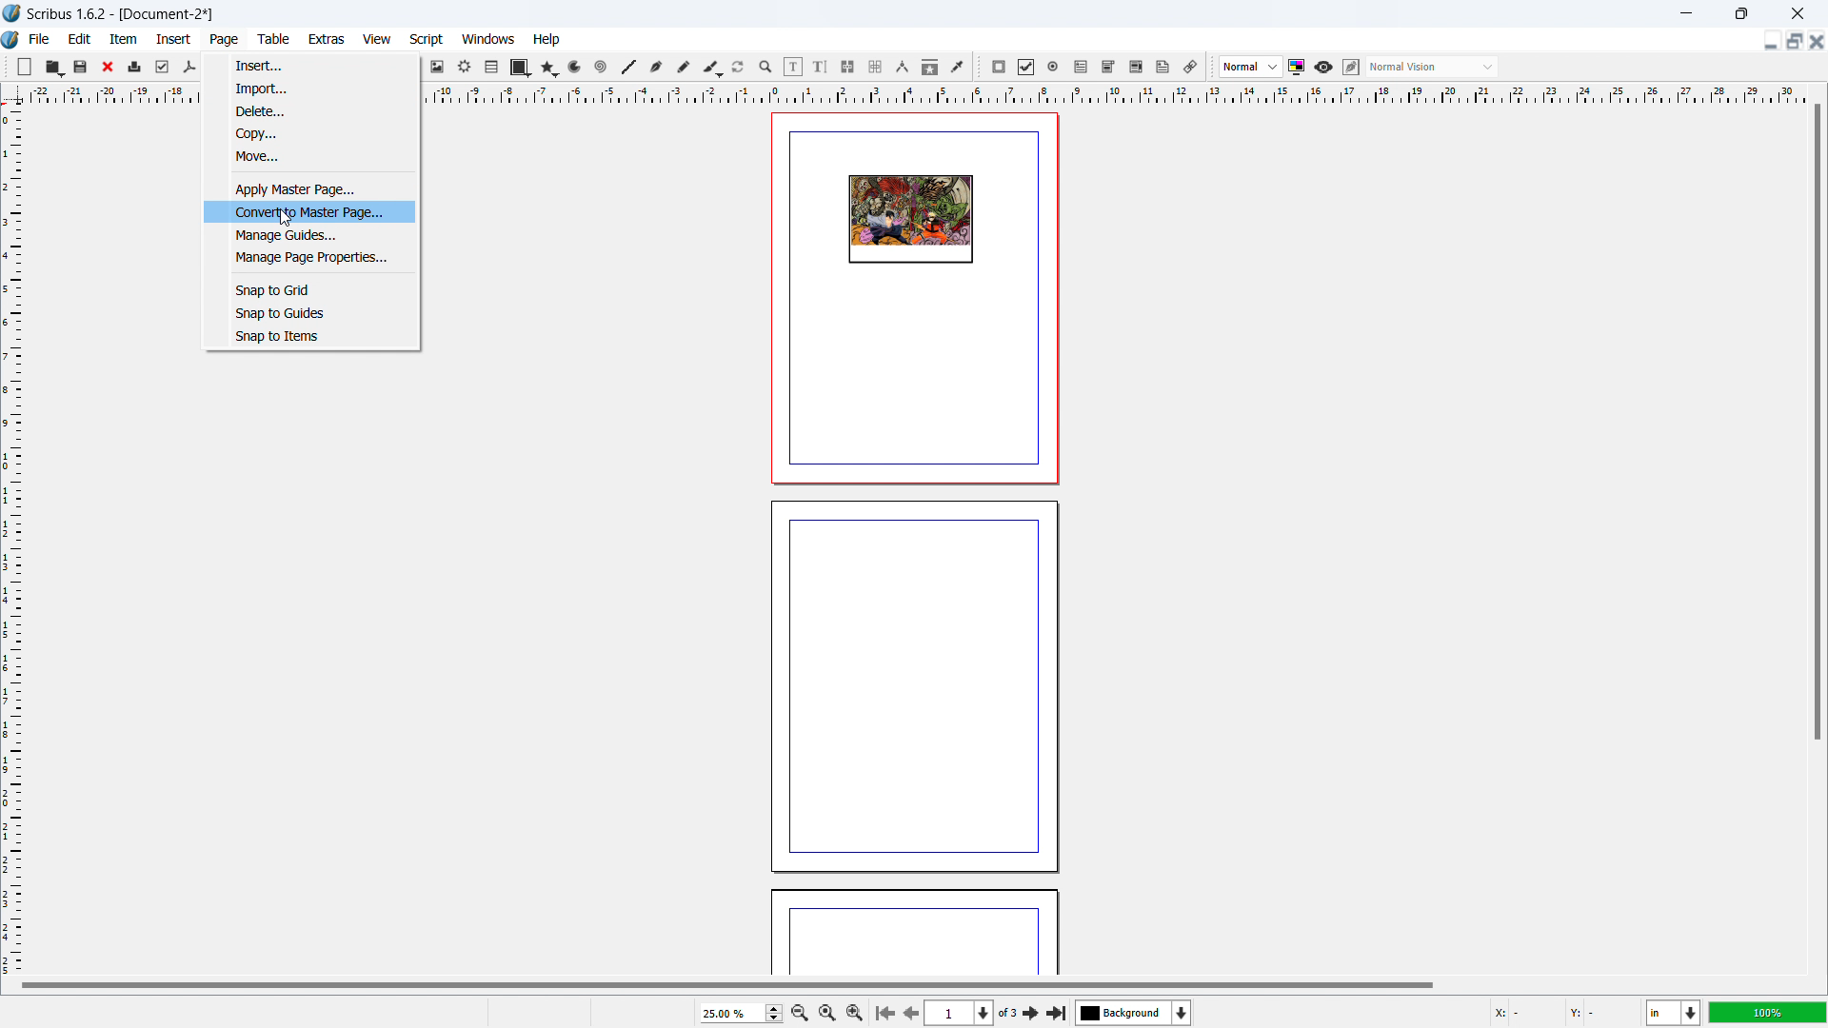 The width and height of the screenshot is (1828, 1028). What do you see at coordinates (12, 13) in the screenshot?
I see `logo` at bounding box center [12, 13].